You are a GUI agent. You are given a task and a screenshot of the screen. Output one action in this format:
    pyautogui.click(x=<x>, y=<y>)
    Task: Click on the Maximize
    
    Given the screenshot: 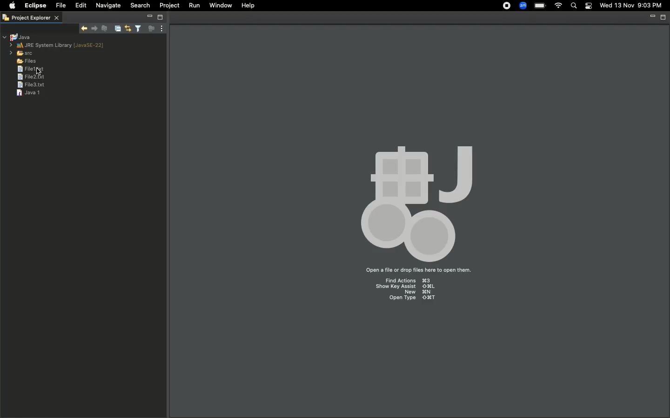 What is the action you would take?
    pyautogui.click(x=160, y=17)
    